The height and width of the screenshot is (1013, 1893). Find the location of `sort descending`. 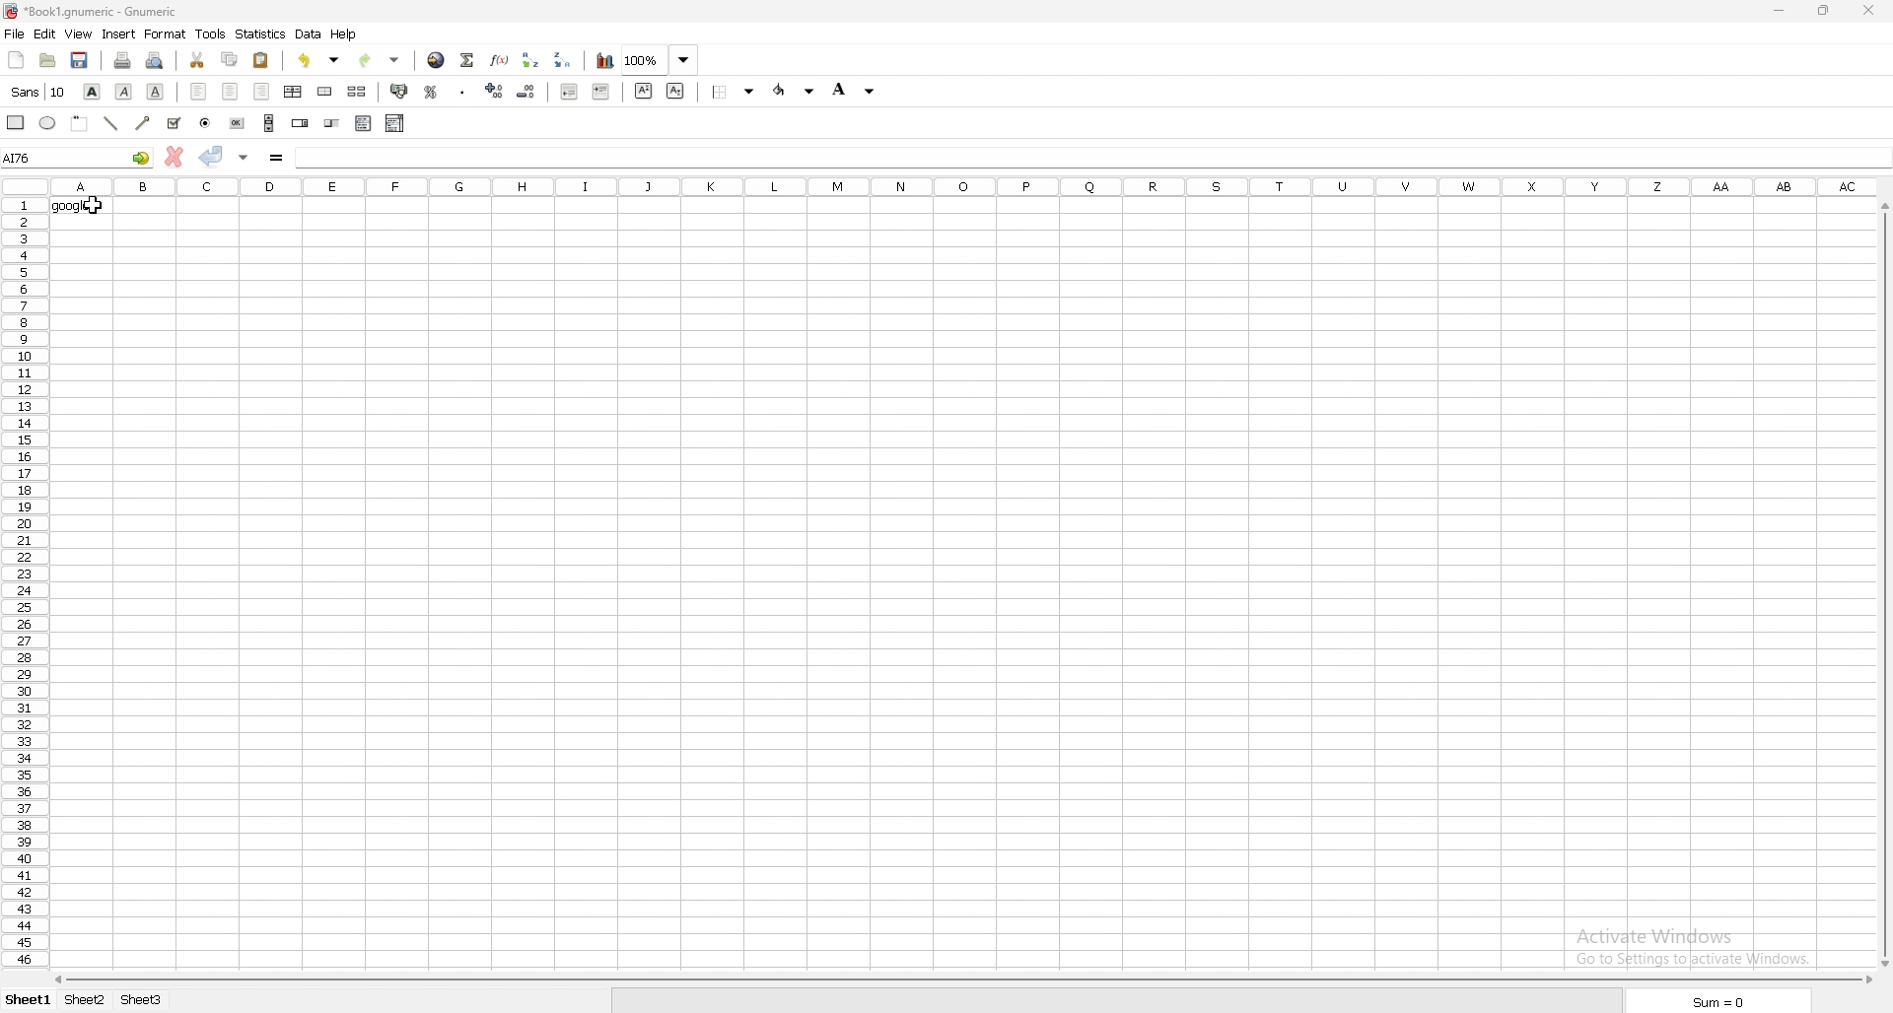

sort descending is located at coordinates (563, 59).